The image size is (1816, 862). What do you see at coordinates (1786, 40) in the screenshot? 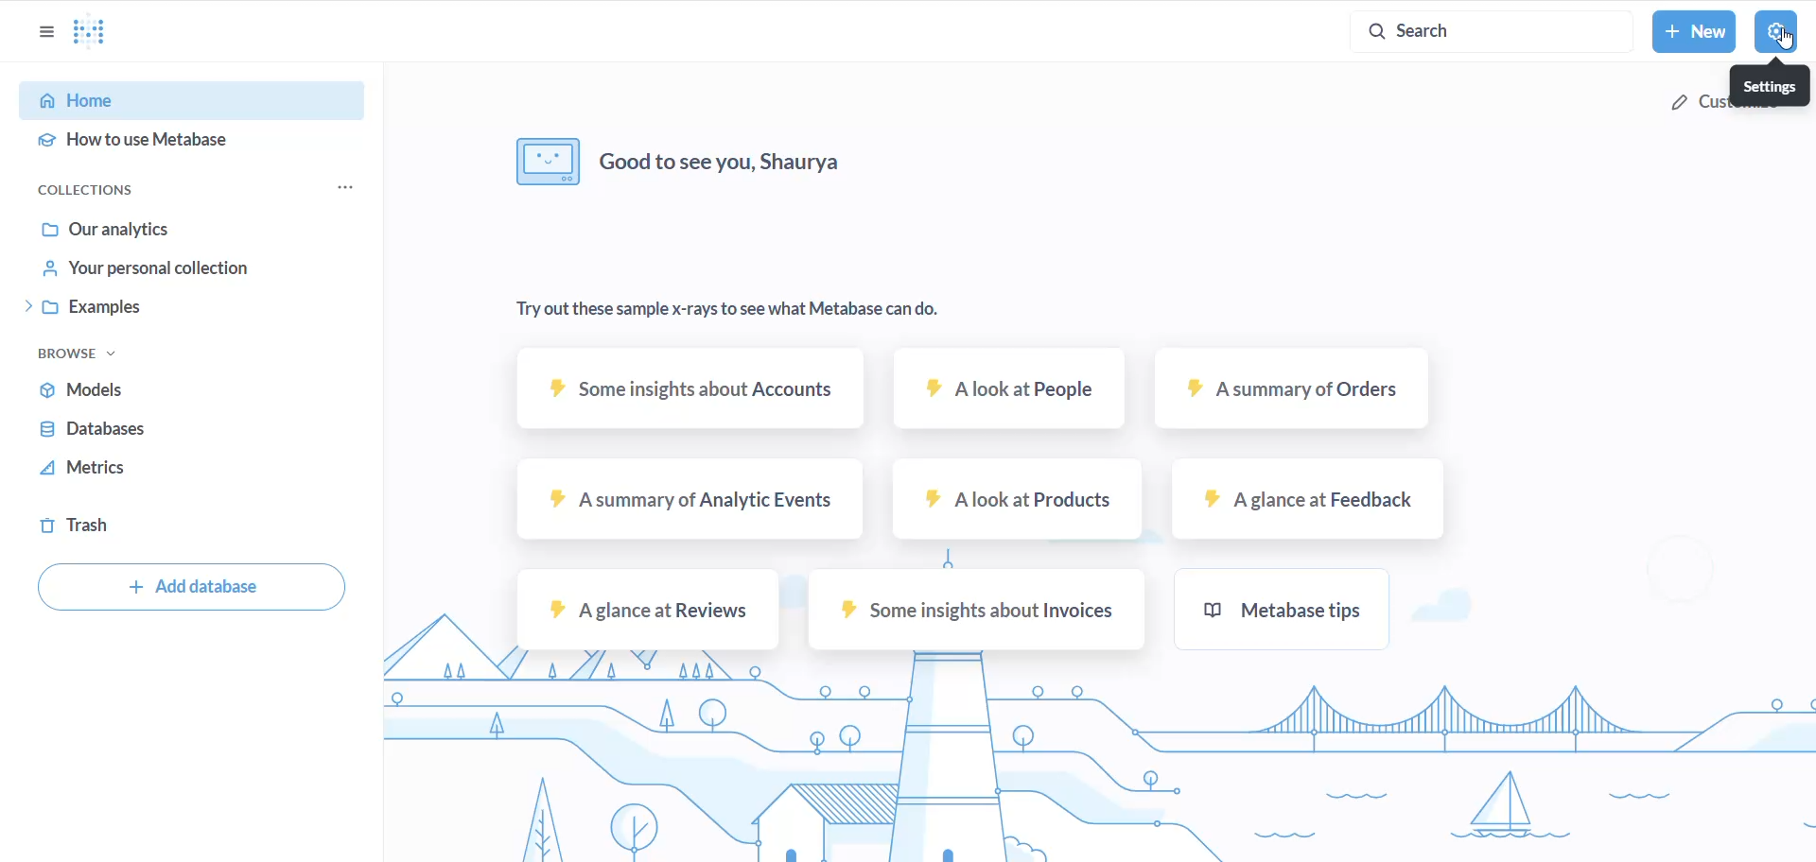
I see `cursor` at bounding box center [1786, 40].